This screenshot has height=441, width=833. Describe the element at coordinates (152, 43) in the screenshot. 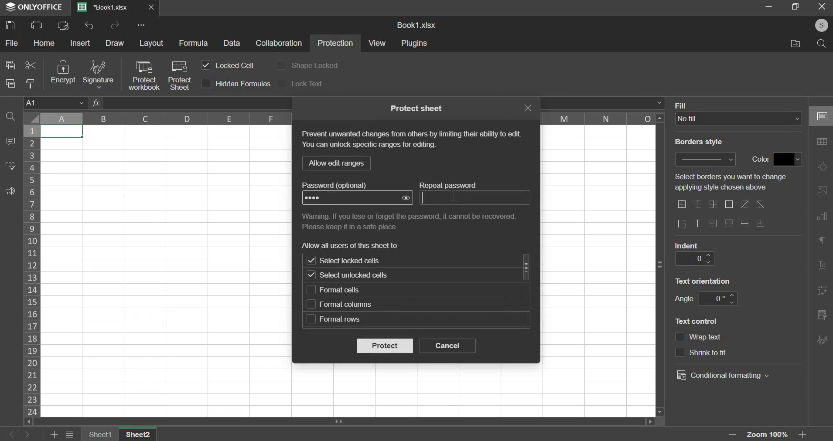

I see `layout` at that location.